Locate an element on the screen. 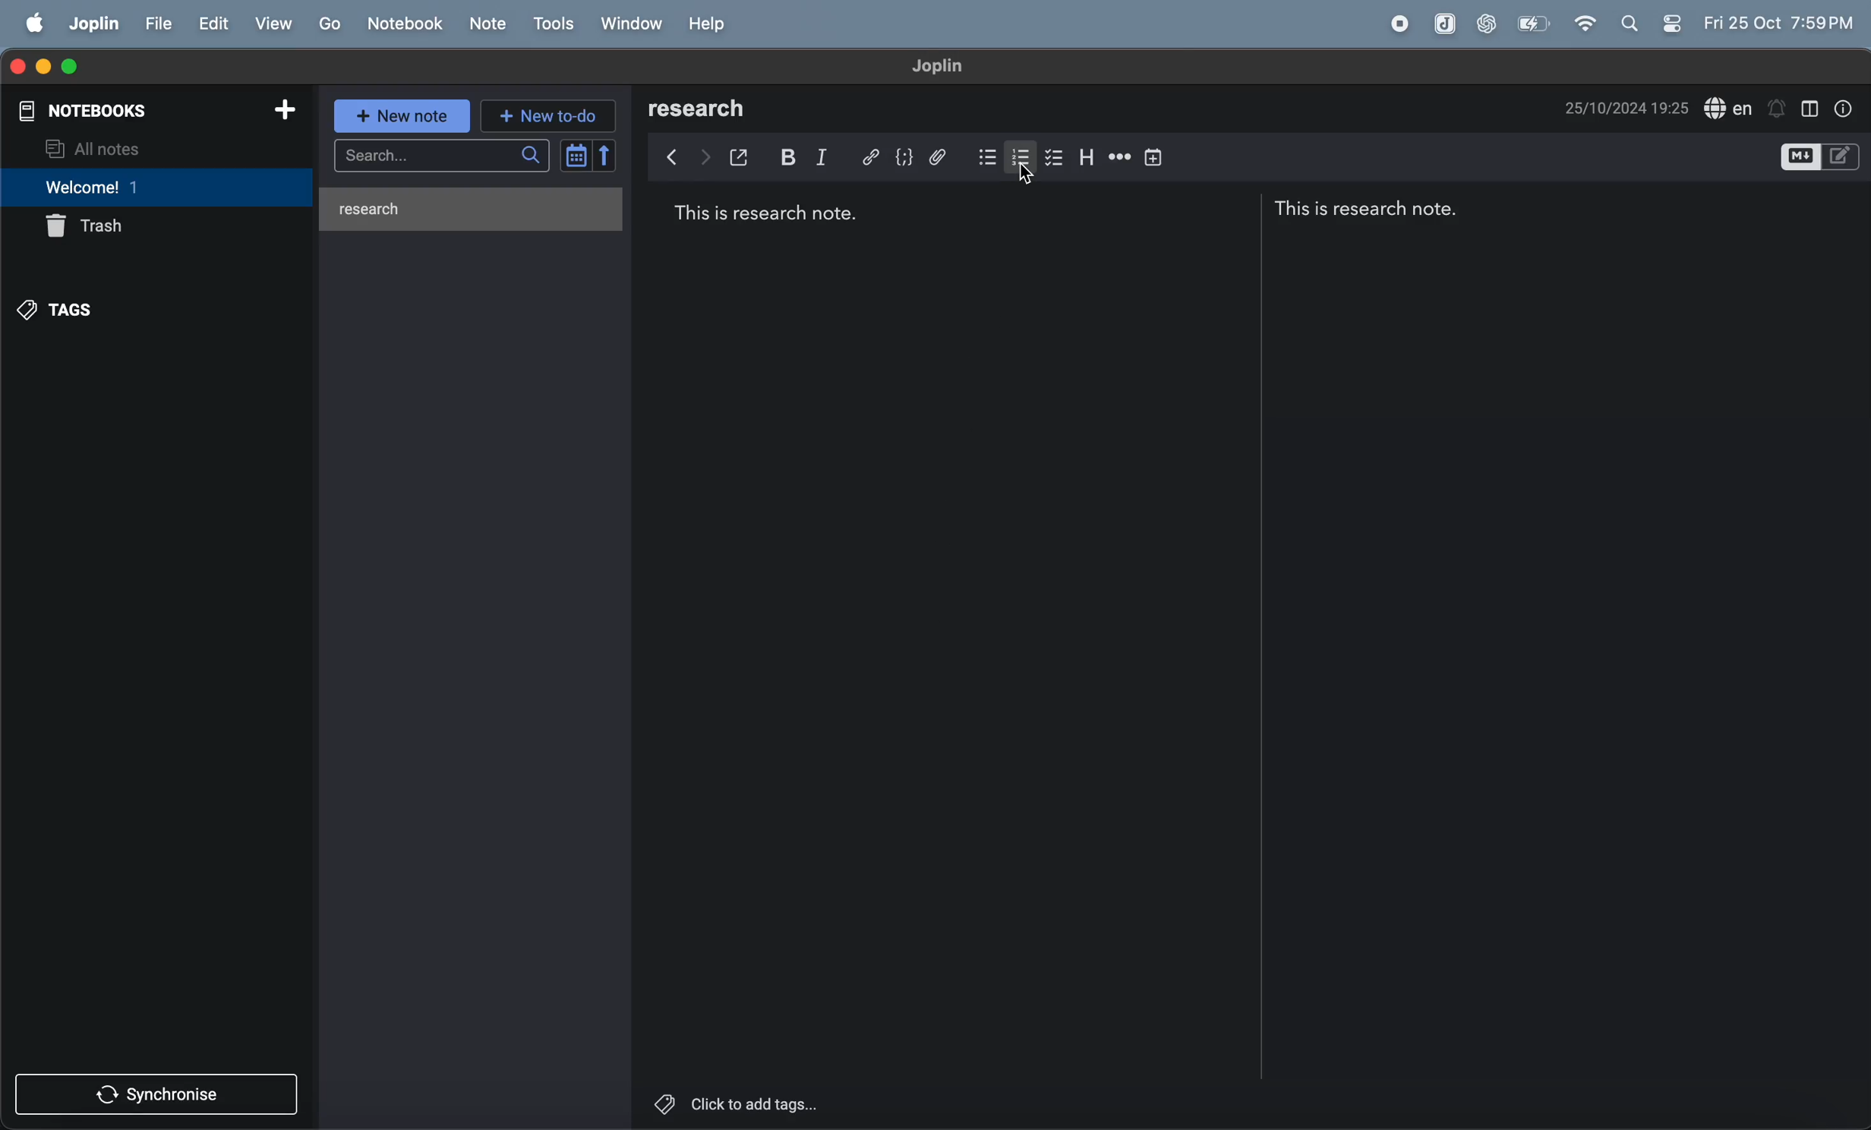  note is located at coordinates (488, 21).